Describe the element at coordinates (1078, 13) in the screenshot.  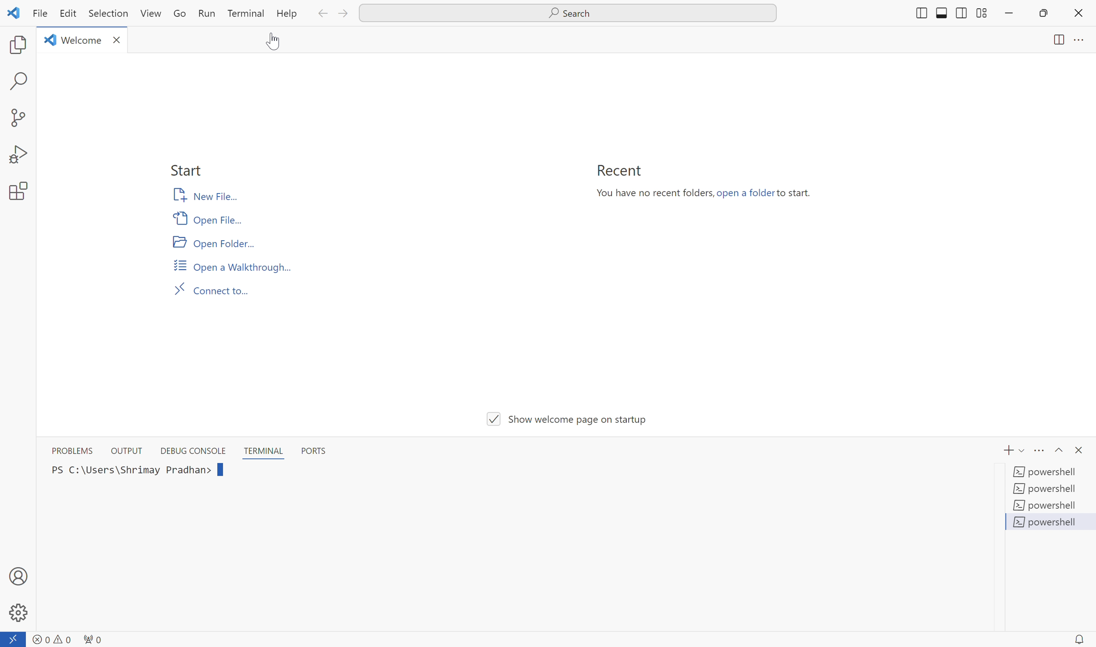
I see `close` at that location.